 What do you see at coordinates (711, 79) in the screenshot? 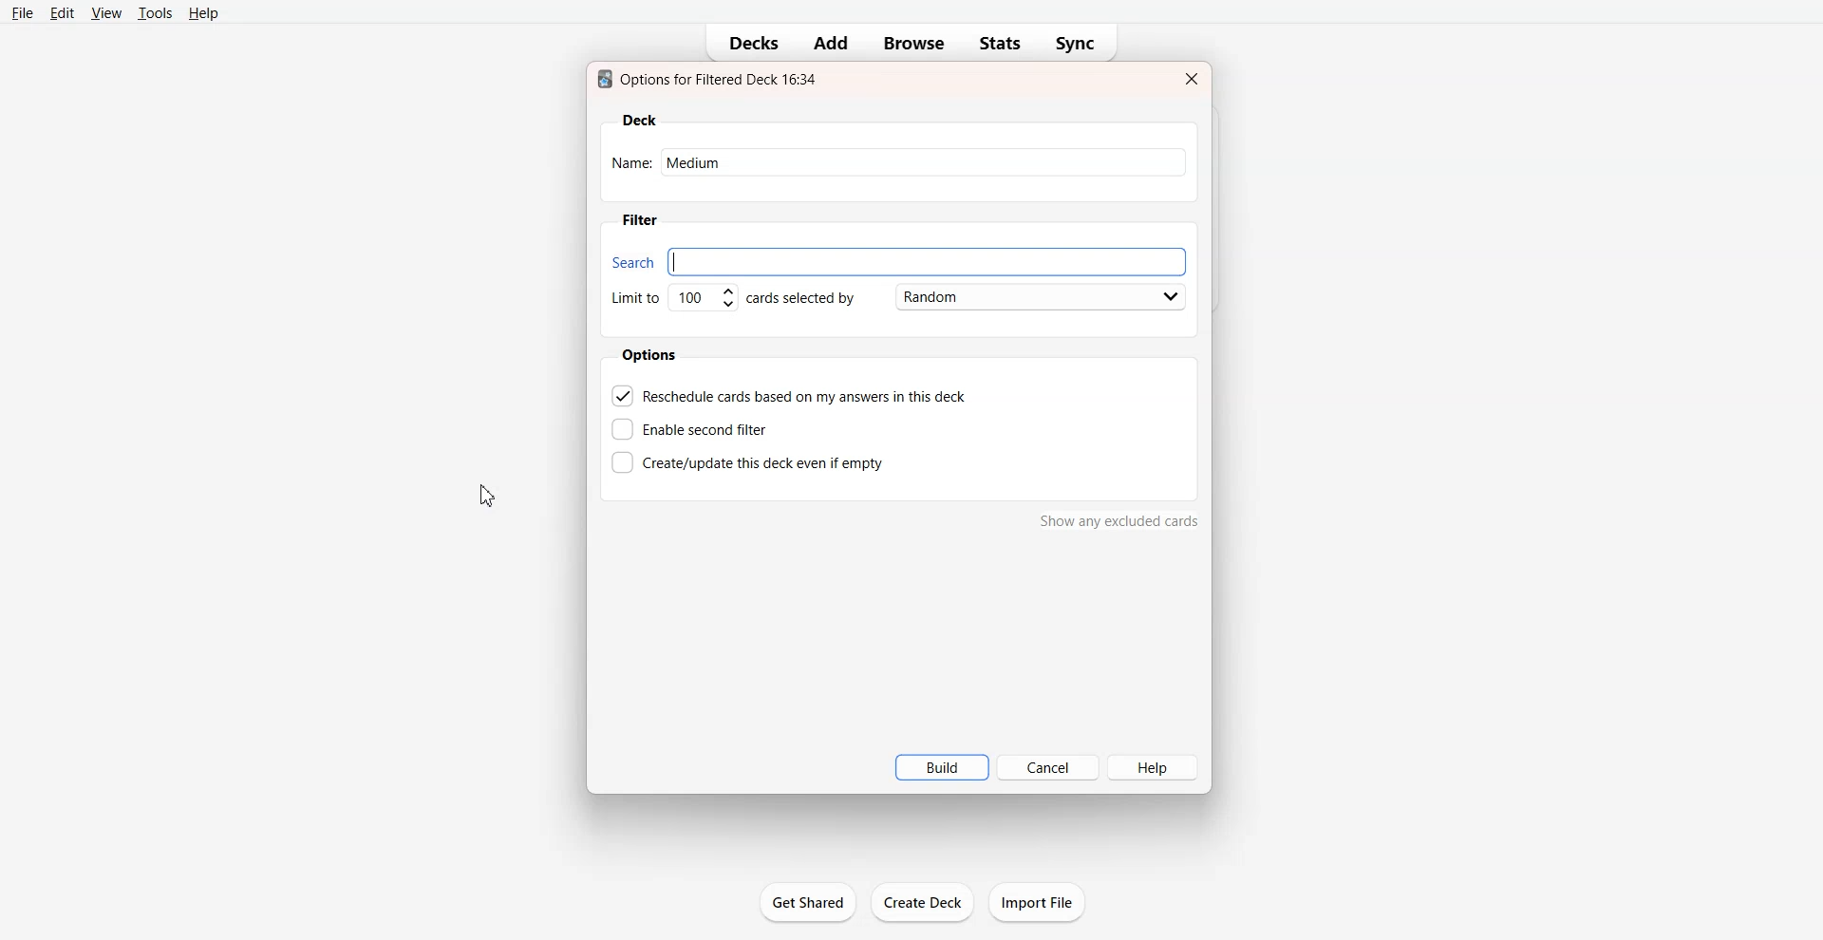
I see `Text` at bounding box center [711, 79].